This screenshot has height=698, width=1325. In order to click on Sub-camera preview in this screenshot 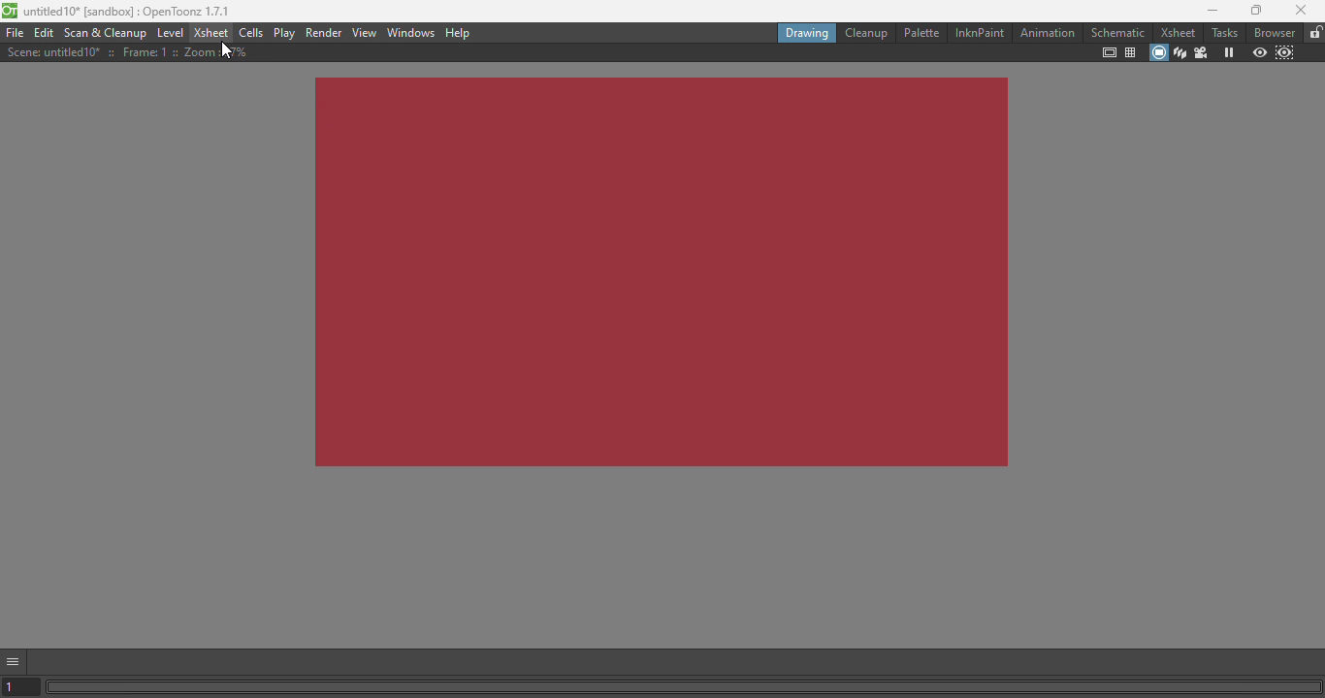, I will do `click(1285, 53)`.